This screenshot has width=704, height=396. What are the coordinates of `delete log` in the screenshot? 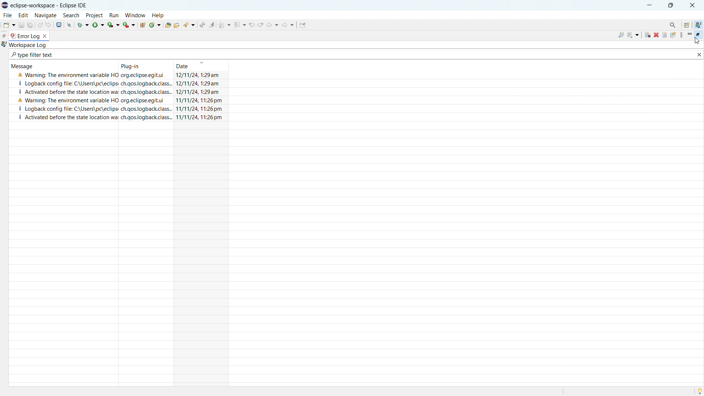 It's located at (656, 35).